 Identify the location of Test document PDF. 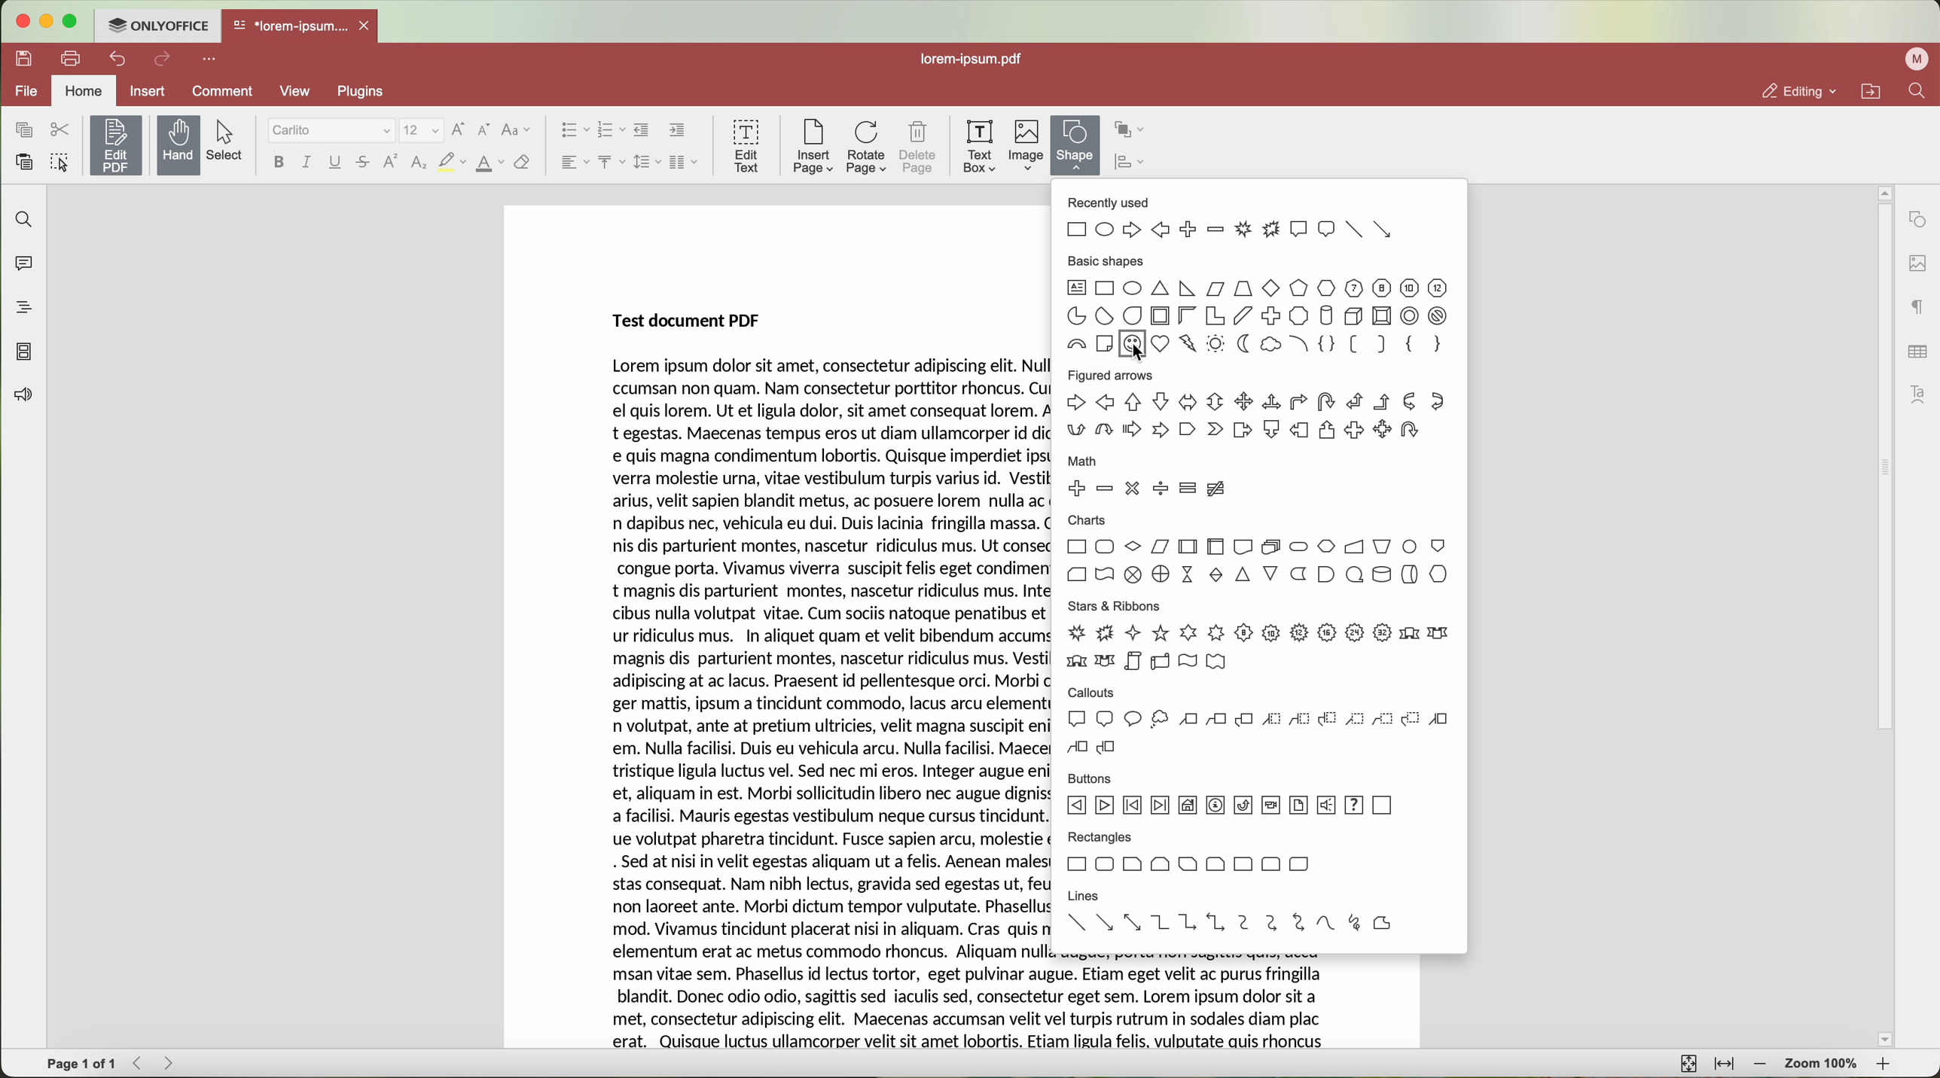
(682, 318).